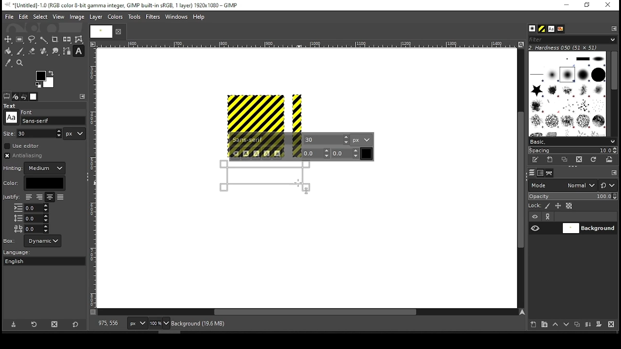 Image resolution: width=621 pixels, height=349 pixels. Describe the element at coordinates (567, 159) in the screenshot. I see `duplicate this brush` at that location.